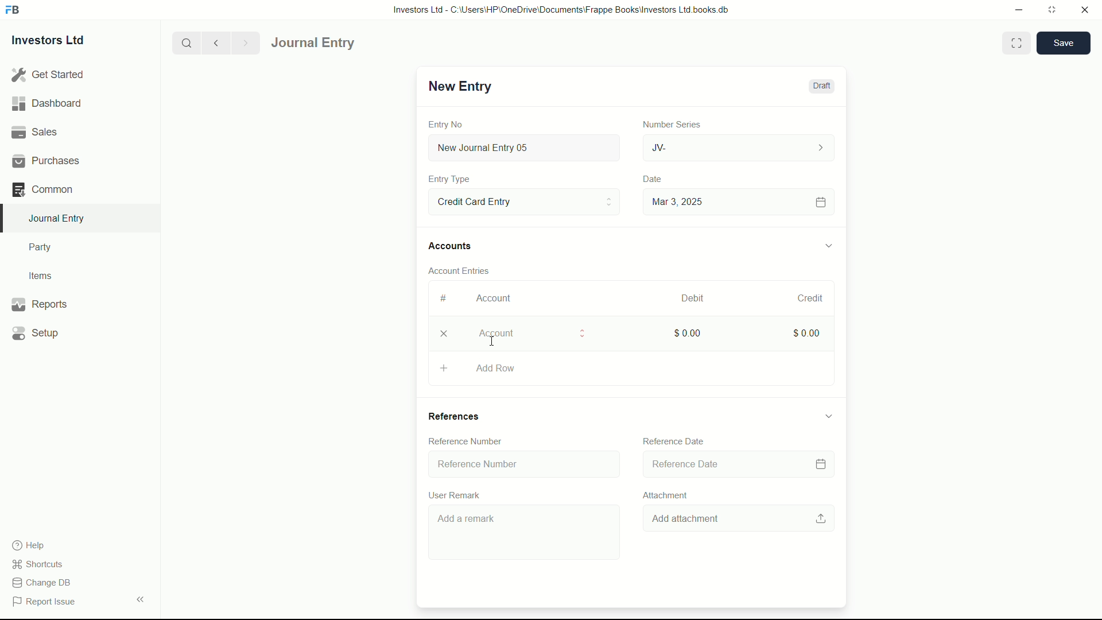  I want to click on minimize, so click(1016, 9).